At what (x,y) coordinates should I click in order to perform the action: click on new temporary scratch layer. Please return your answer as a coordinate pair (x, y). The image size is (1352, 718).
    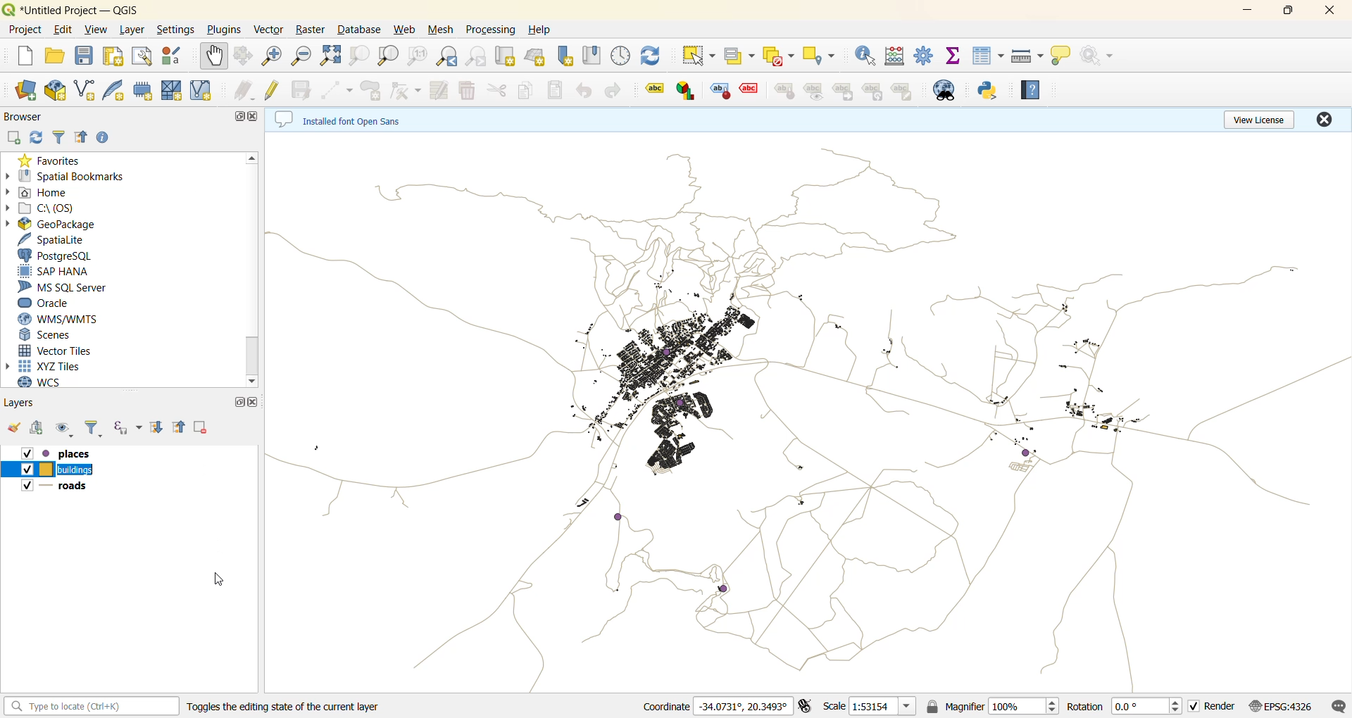
    Looking at the image, I should click on (144, 91).